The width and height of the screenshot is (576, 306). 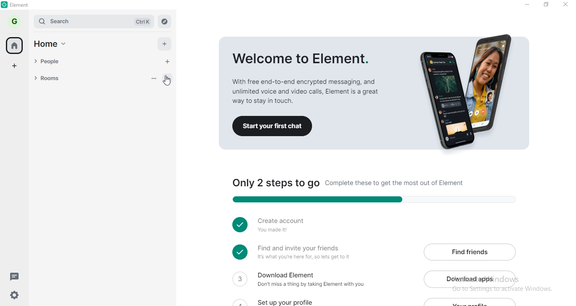 What do you see at coordinates (165, 21) in the screenshot?
I see `Explore rooms` at bounding box center [165, 21].